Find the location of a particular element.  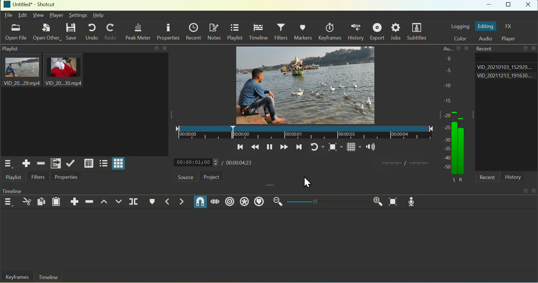

close is located at coordinates (535, 48).